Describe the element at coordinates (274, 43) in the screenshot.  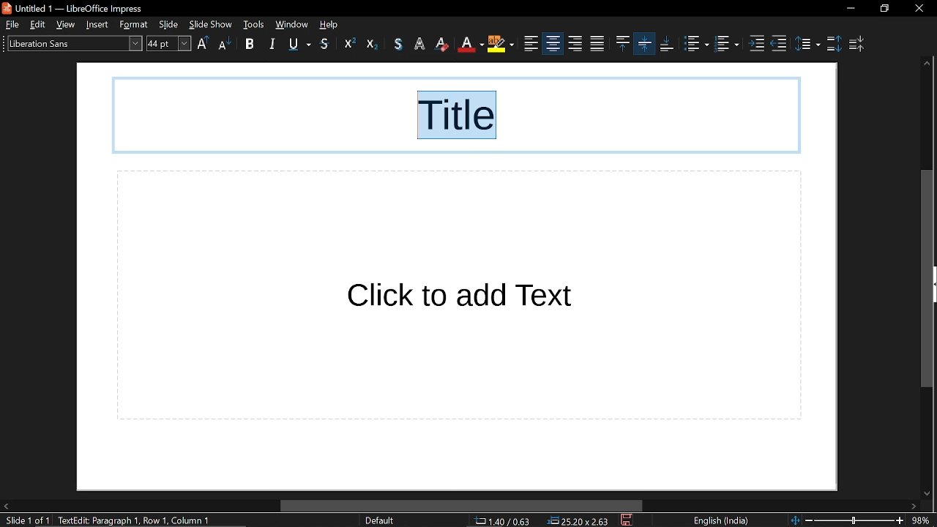
I see `italic` at that location.